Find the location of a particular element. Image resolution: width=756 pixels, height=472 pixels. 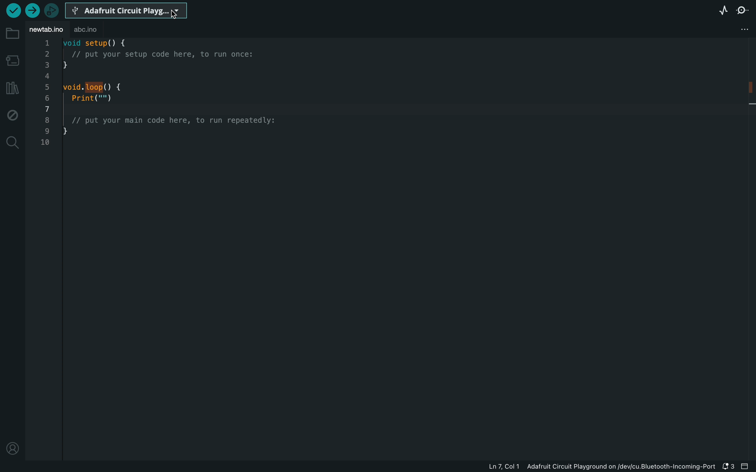

file information is located at coordinates (587, 467).